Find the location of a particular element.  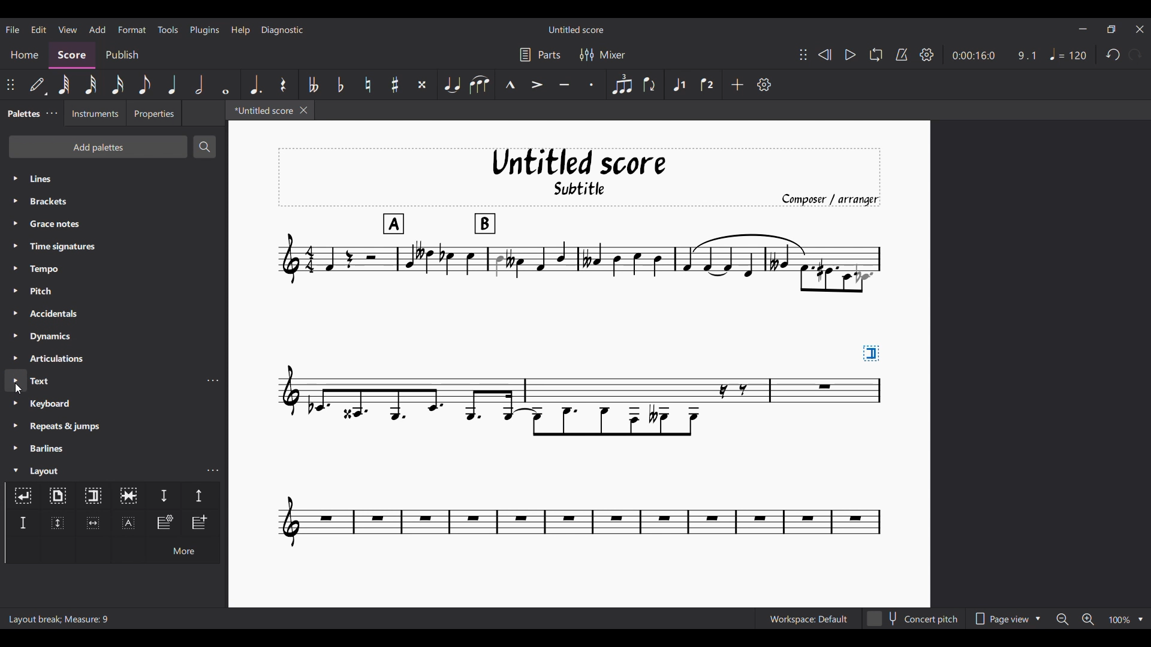

Untitled score is located at coordinates (576, 30).